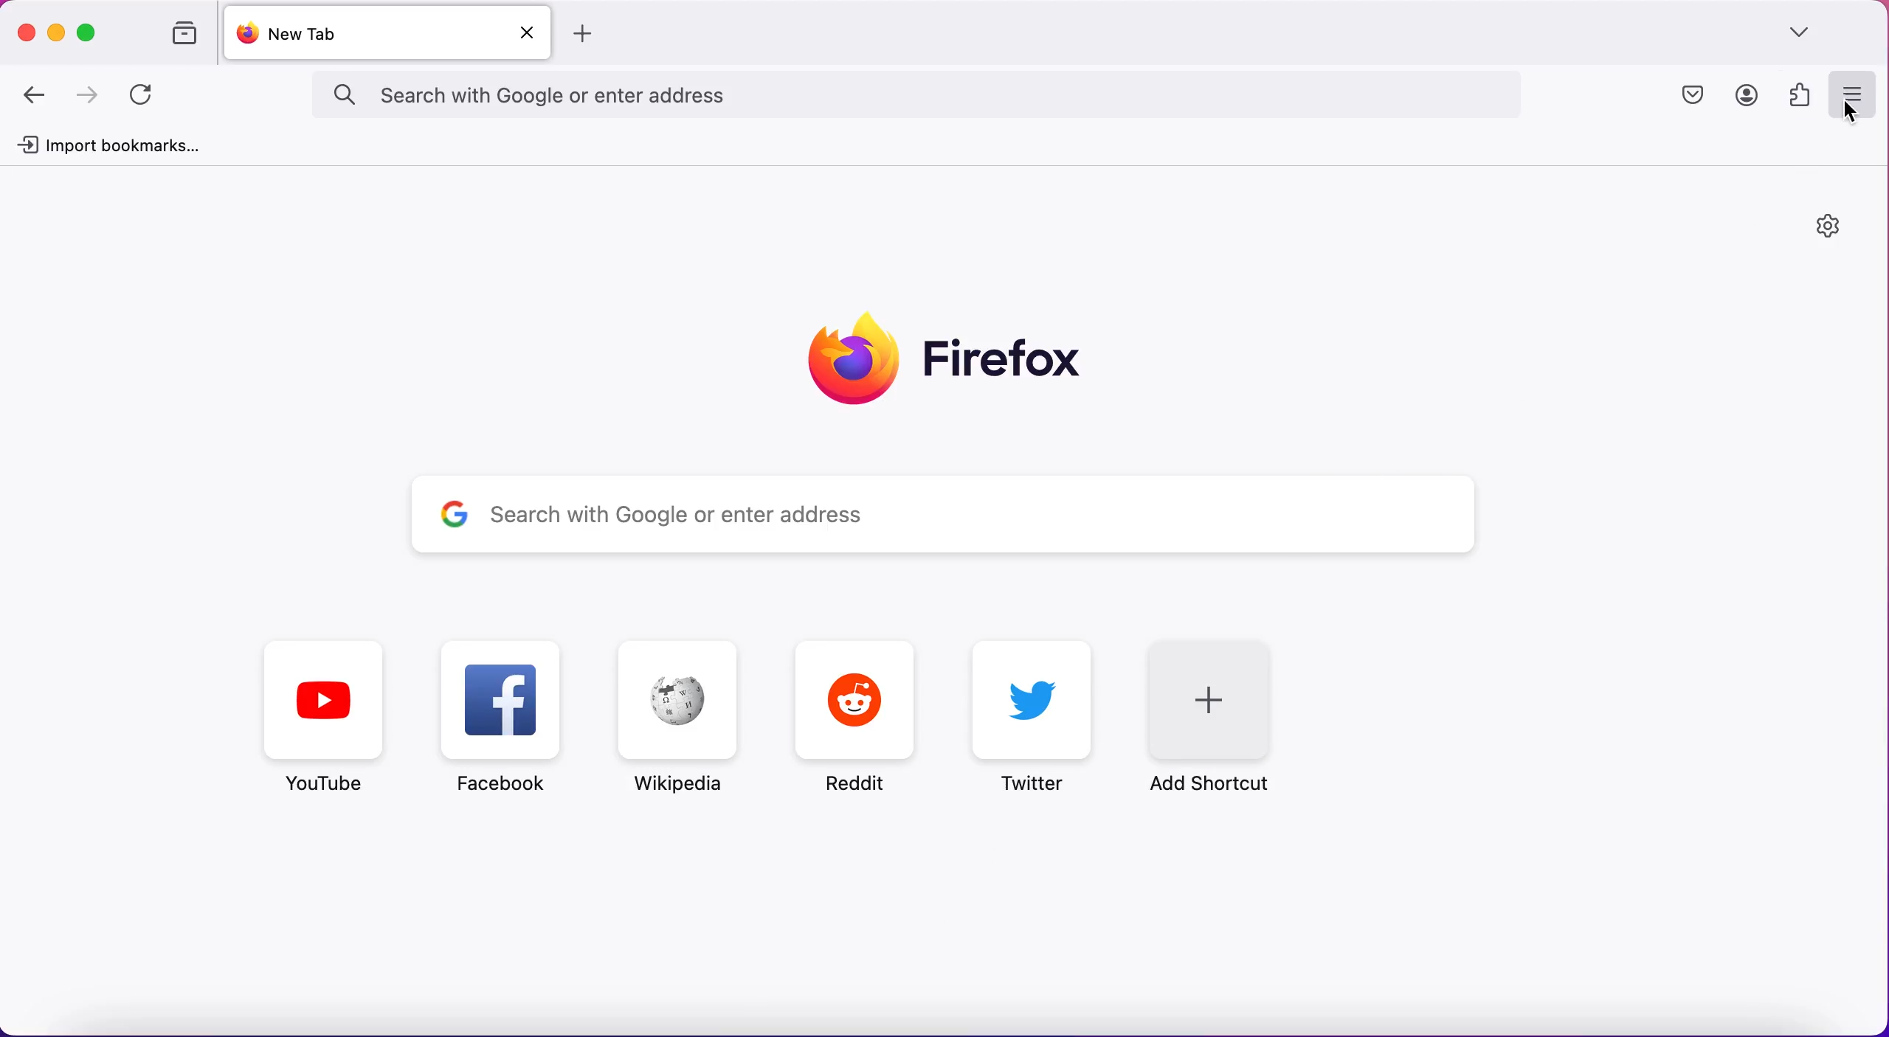 This screenshot has width=1889, height=1037. I want to click on extensions, so click(1796, 94).